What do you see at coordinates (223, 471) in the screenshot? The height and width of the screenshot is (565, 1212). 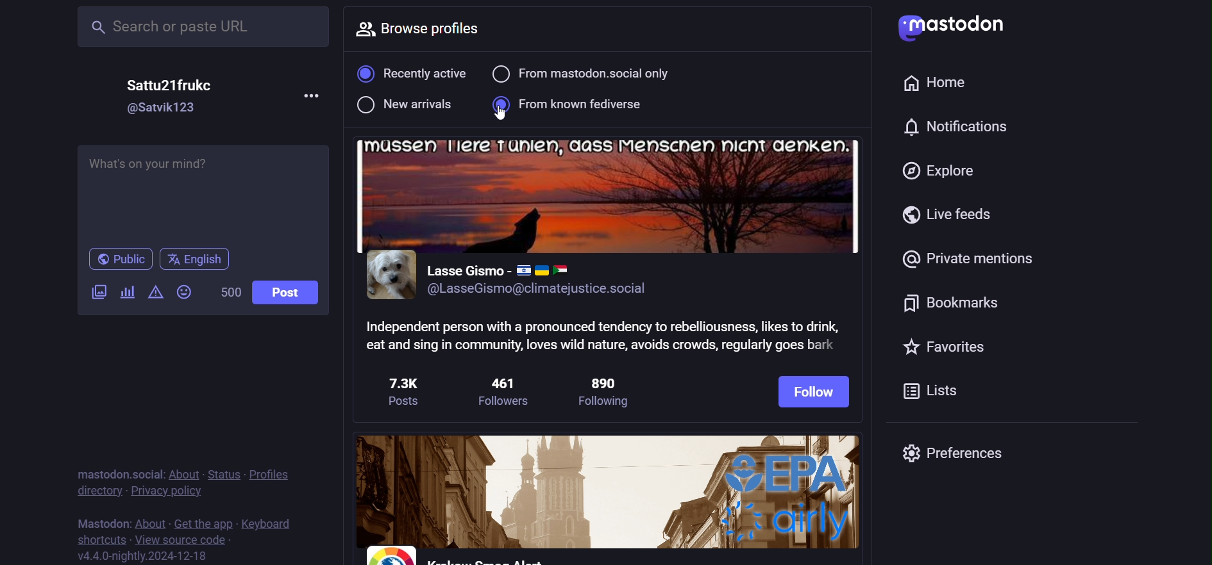 I see `status` at bounding box center [223, 471].